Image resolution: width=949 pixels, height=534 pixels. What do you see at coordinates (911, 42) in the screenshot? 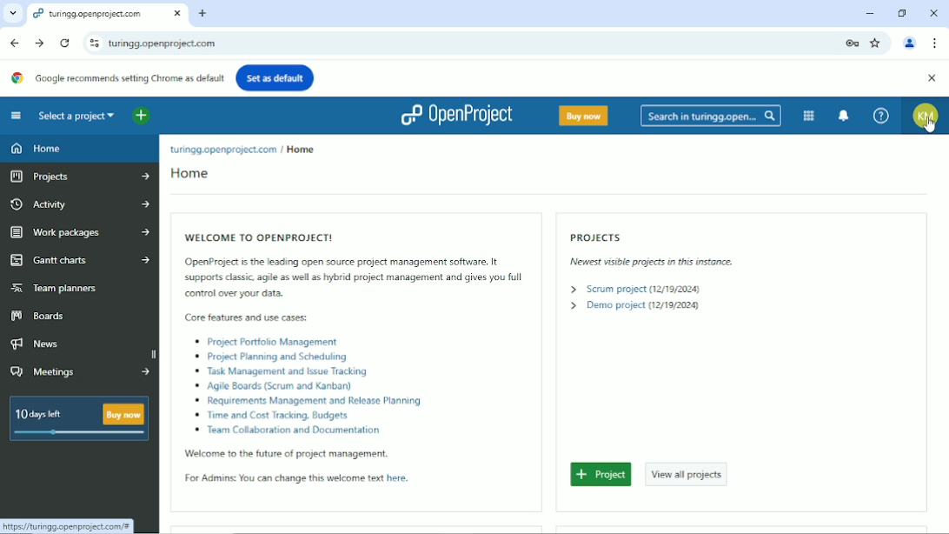
I see `Account` at bounding box center [911, 42].